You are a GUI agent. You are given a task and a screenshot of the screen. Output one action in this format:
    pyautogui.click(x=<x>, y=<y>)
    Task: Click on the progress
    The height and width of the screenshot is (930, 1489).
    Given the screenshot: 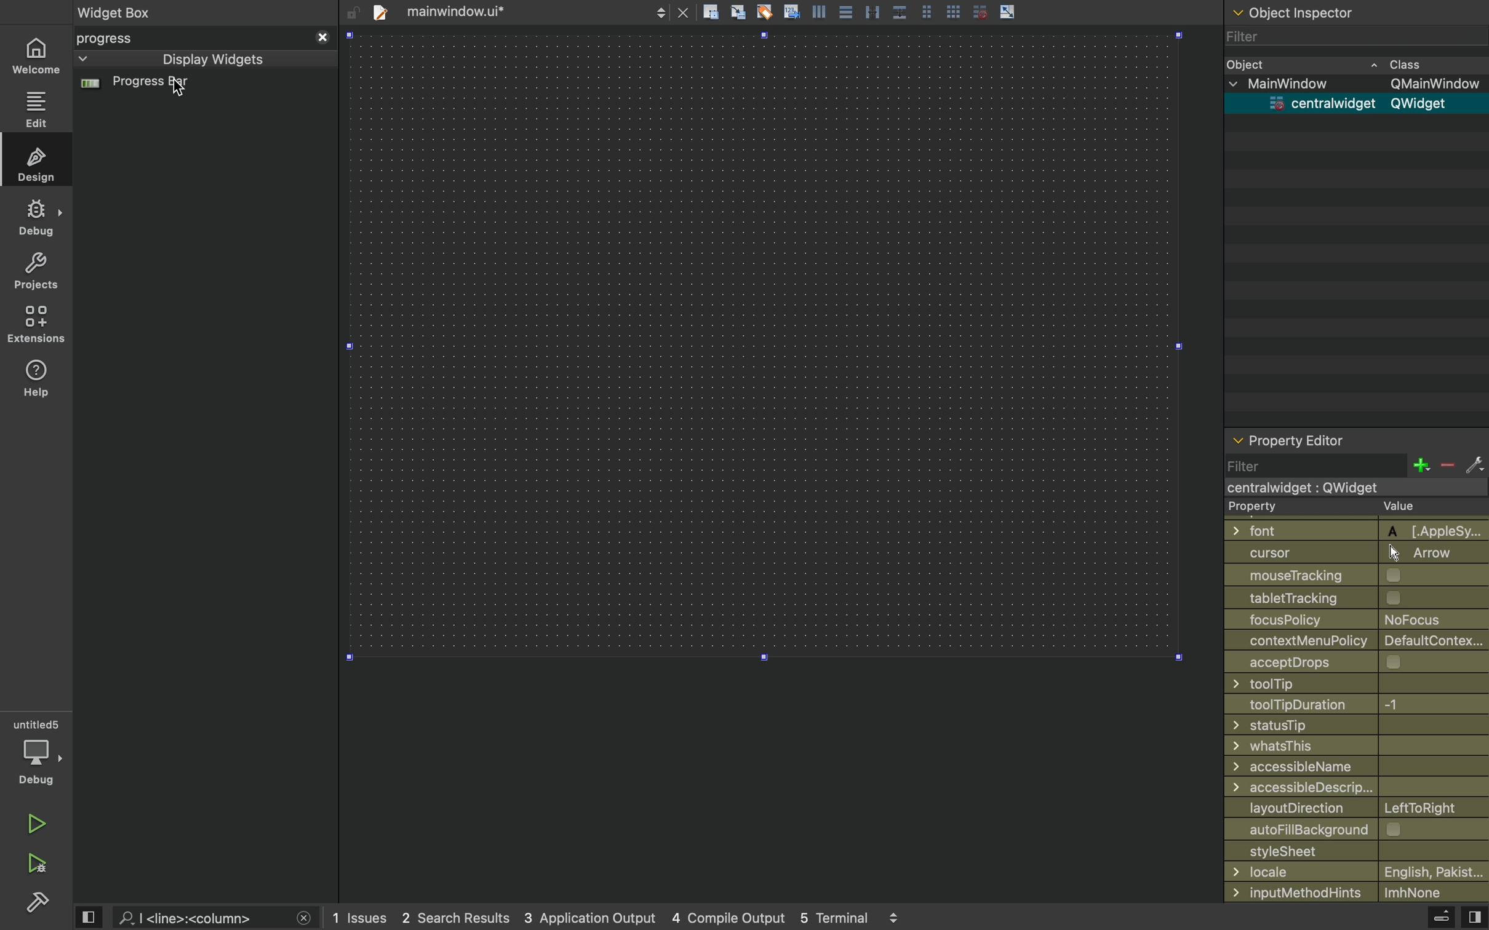 What is the action you would take?
    pyautogui.click(x=204, y=38)
    